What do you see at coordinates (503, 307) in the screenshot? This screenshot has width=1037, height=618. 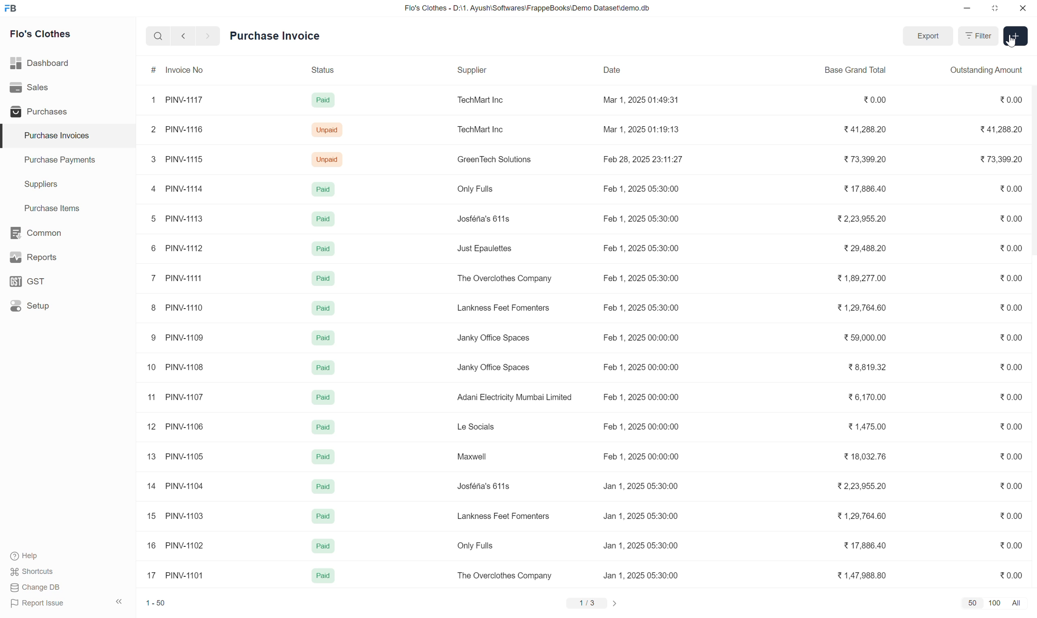 I see `Lankness Feet Fomenters` at bounding box center [503, 307].